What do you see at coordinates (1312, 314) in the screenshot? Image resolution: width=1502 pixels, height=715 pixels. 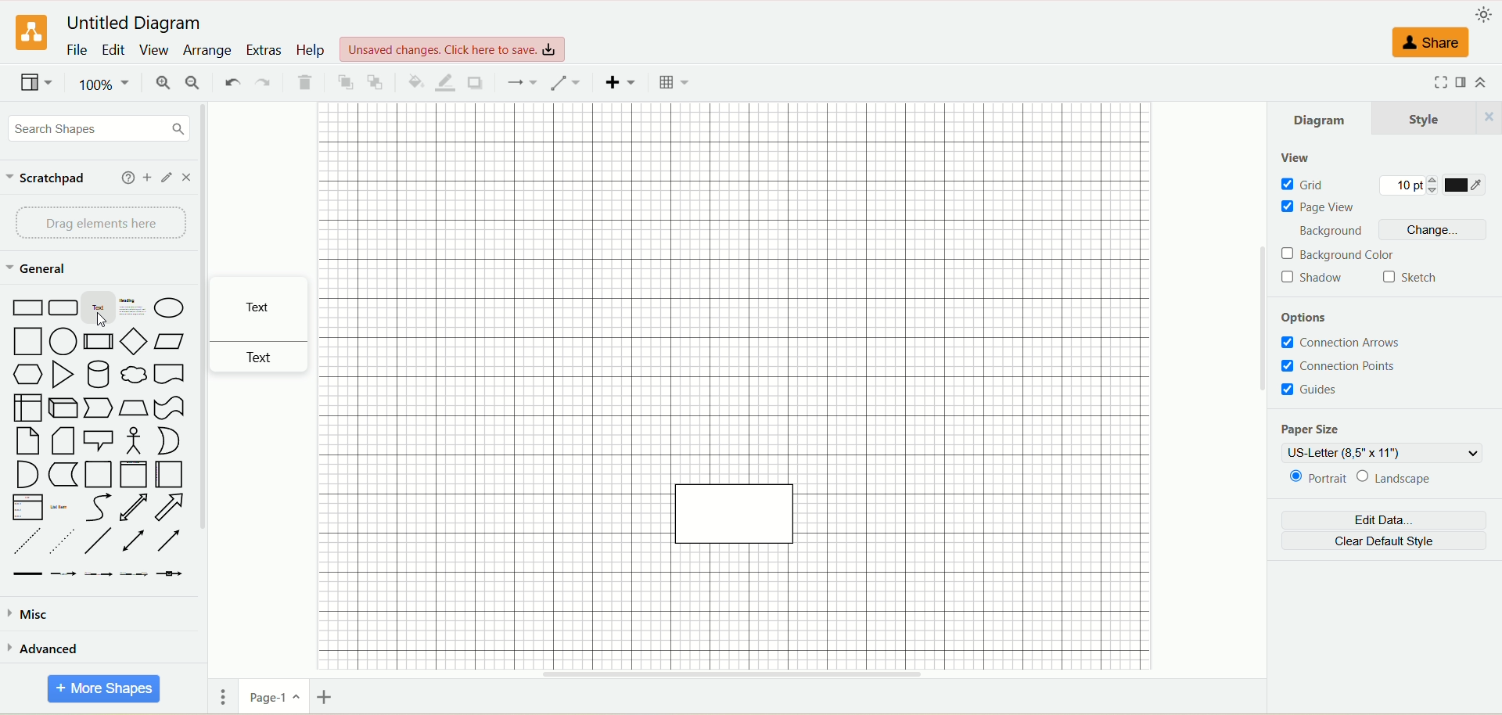 I see `options` at bounding box center [1312, 314].